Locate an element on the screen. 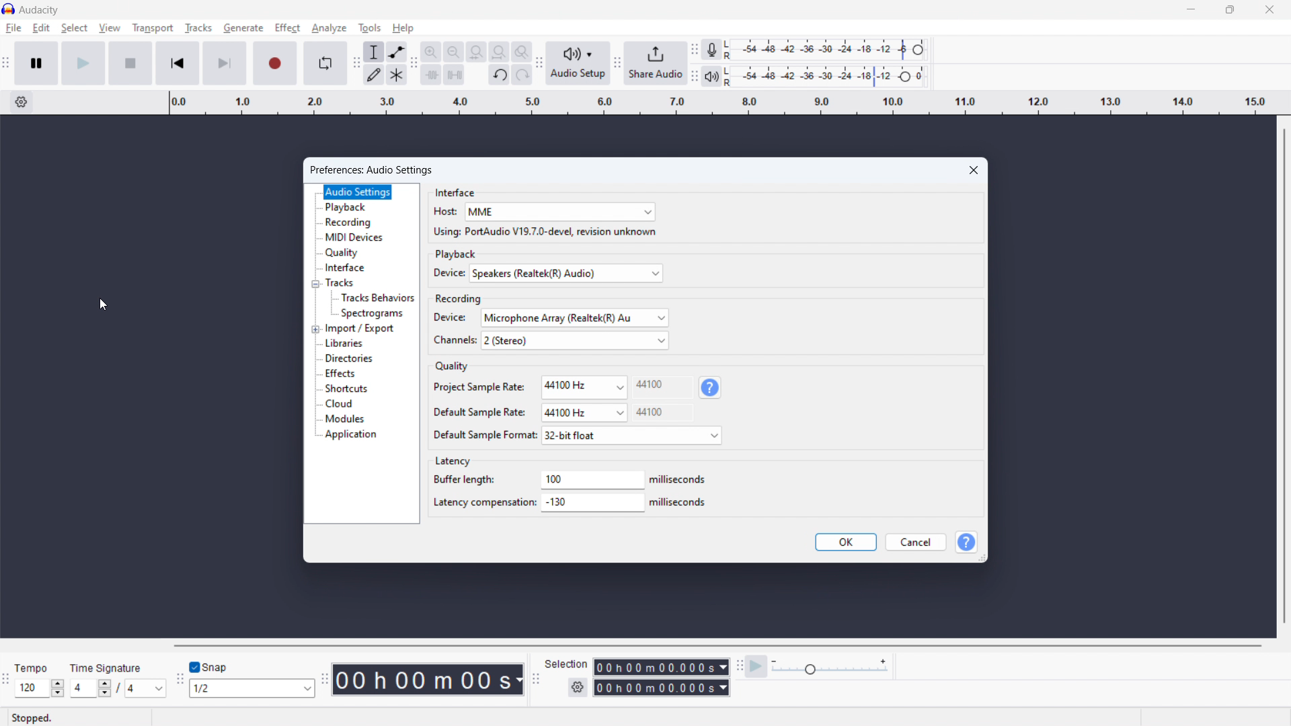  Vertical scroll bar is located at coordinates (1282, 378).